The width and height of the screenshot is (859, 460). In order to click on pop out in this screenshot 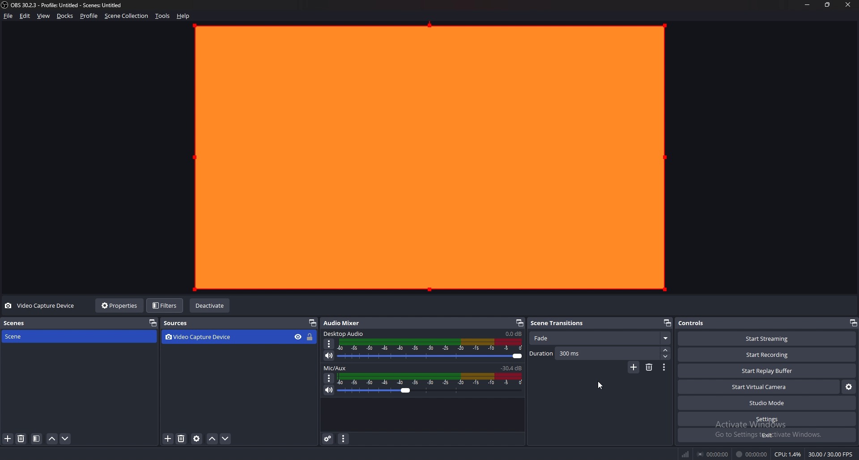, I will do `click(519, 323)`.